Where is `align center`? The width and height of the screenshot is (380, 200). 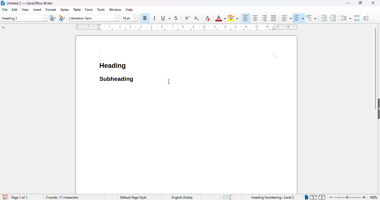 align center is located at coordinates (255, 18).